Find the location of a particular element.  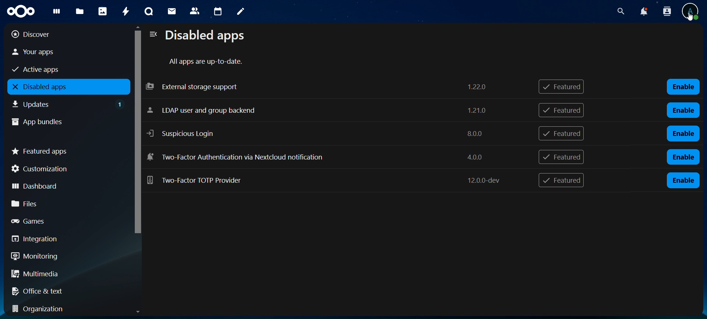

featured is located at coordinates (561, 110).